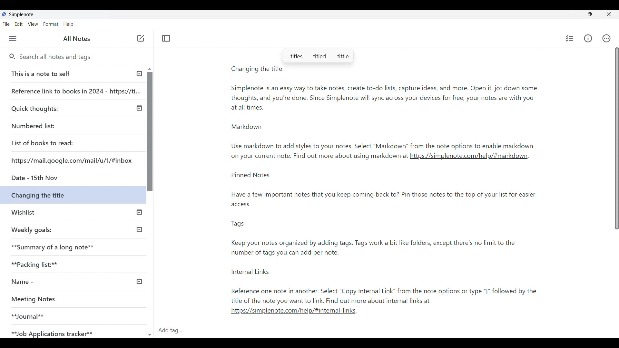 The height and width of the screenshot is (348, 619). Describe the element at coordinates (166, 38) in the screenshot. I see `Toggle focus mode` at that location.